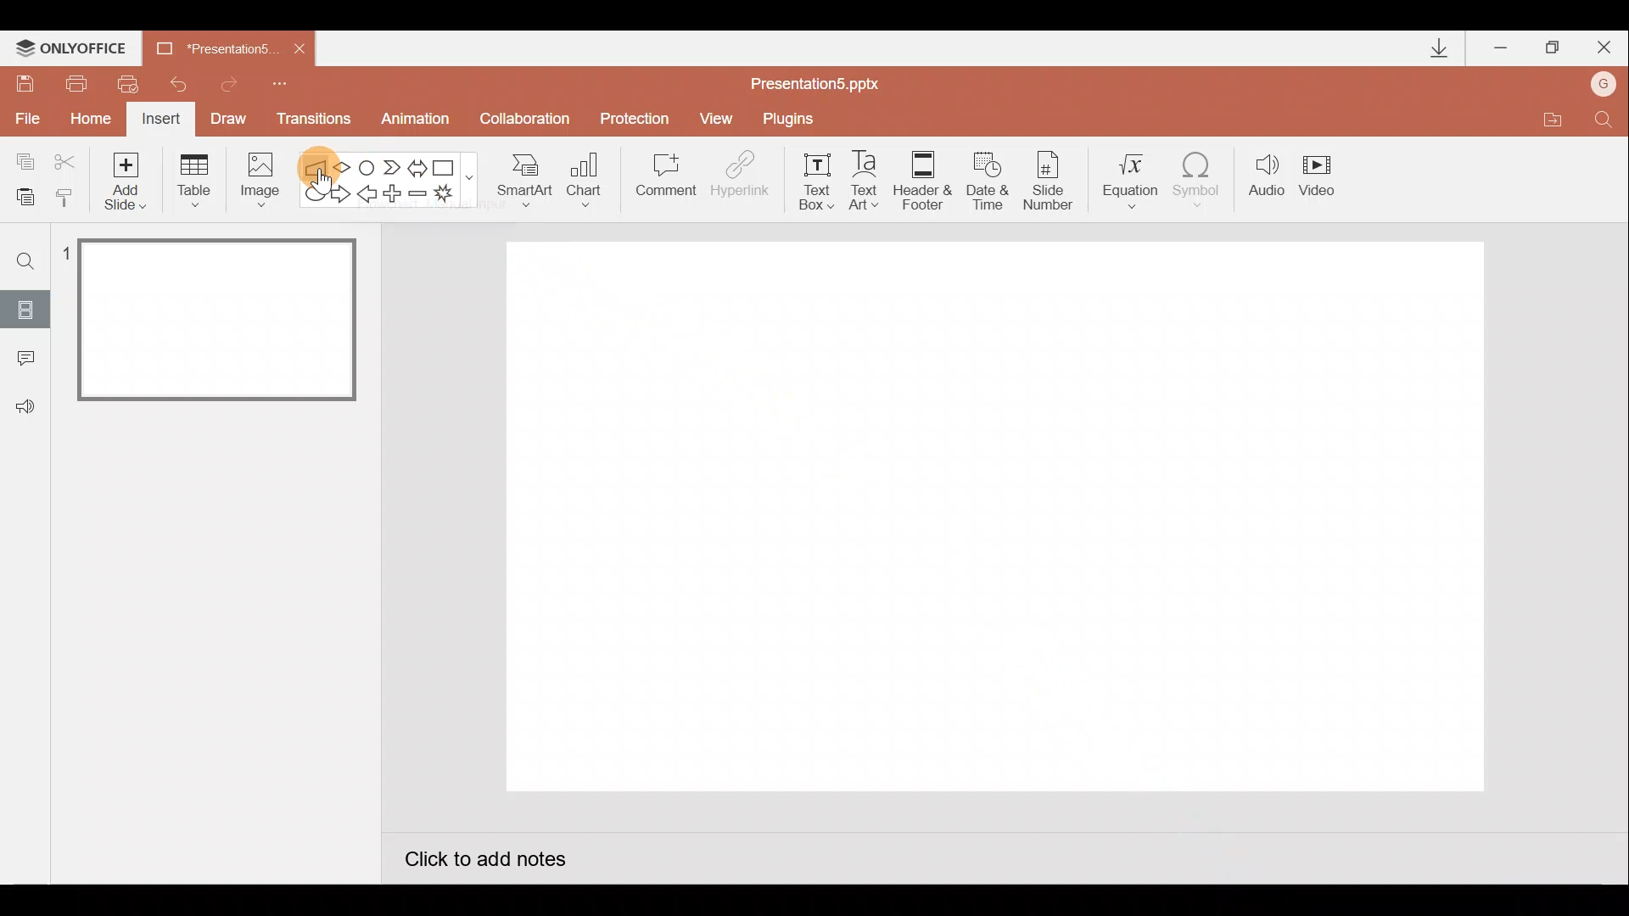  What do you see at coordinates (229, 117) in the screenshot?
I see `Draw` at bounding box center [229, 117].